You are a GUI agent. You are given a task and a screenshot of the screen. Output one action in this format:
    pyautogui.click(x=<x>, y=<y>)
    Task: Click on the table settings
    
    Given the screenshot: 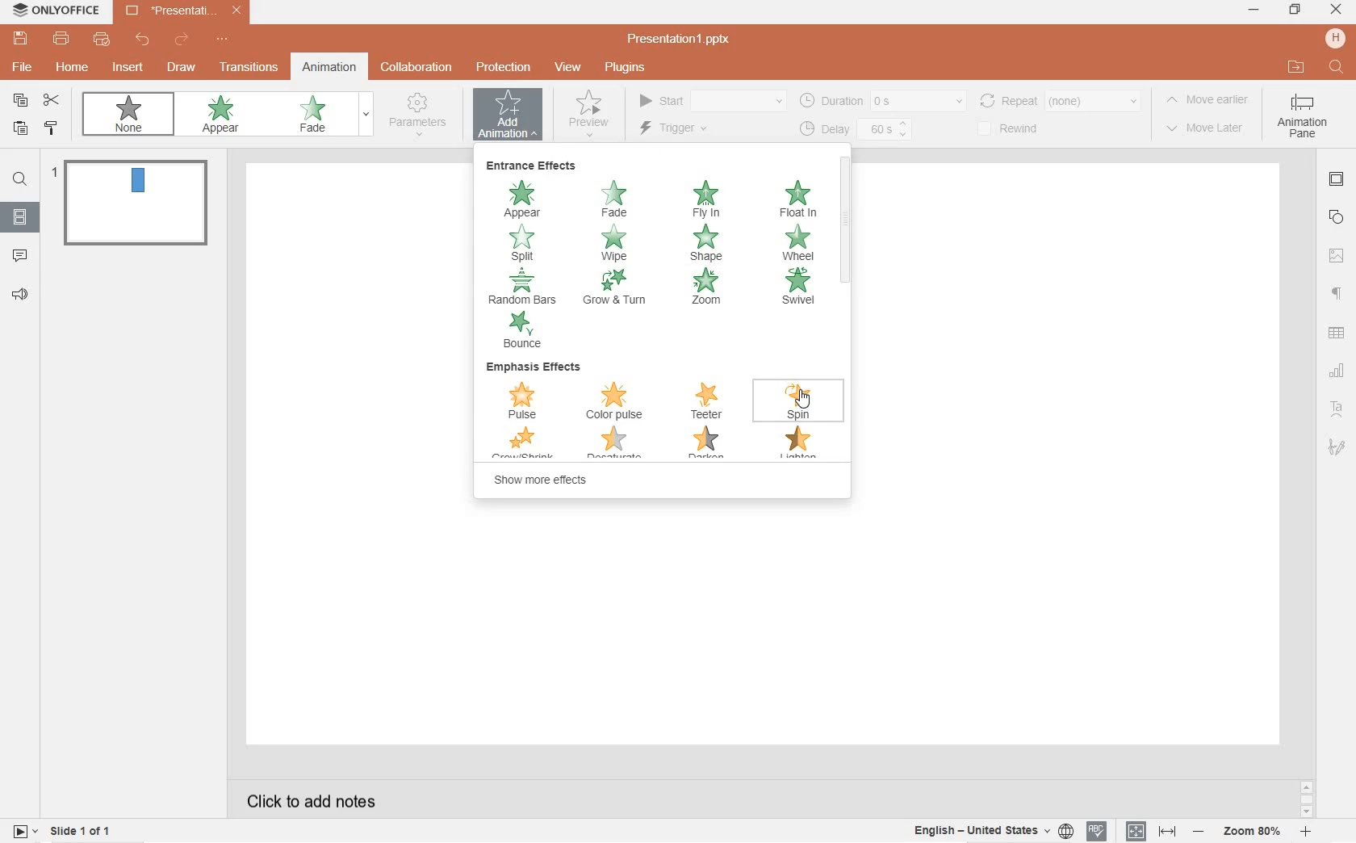 What is the action you would take?
    pyautogui.click(x=1338, y=333)
    